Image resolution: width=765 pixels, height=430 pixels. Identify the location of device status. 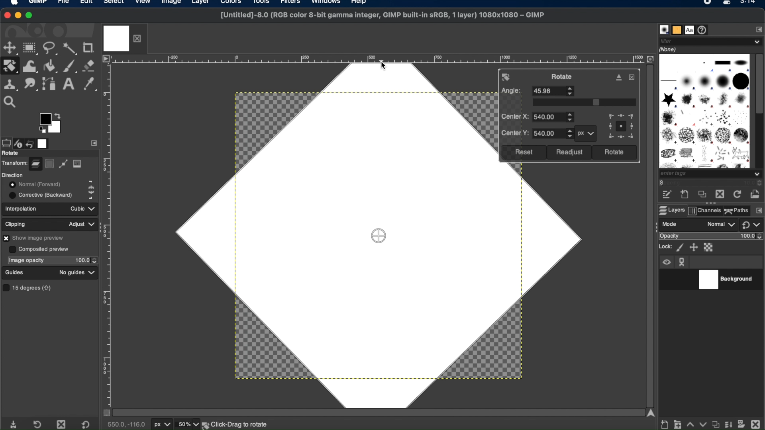
(19, 143).